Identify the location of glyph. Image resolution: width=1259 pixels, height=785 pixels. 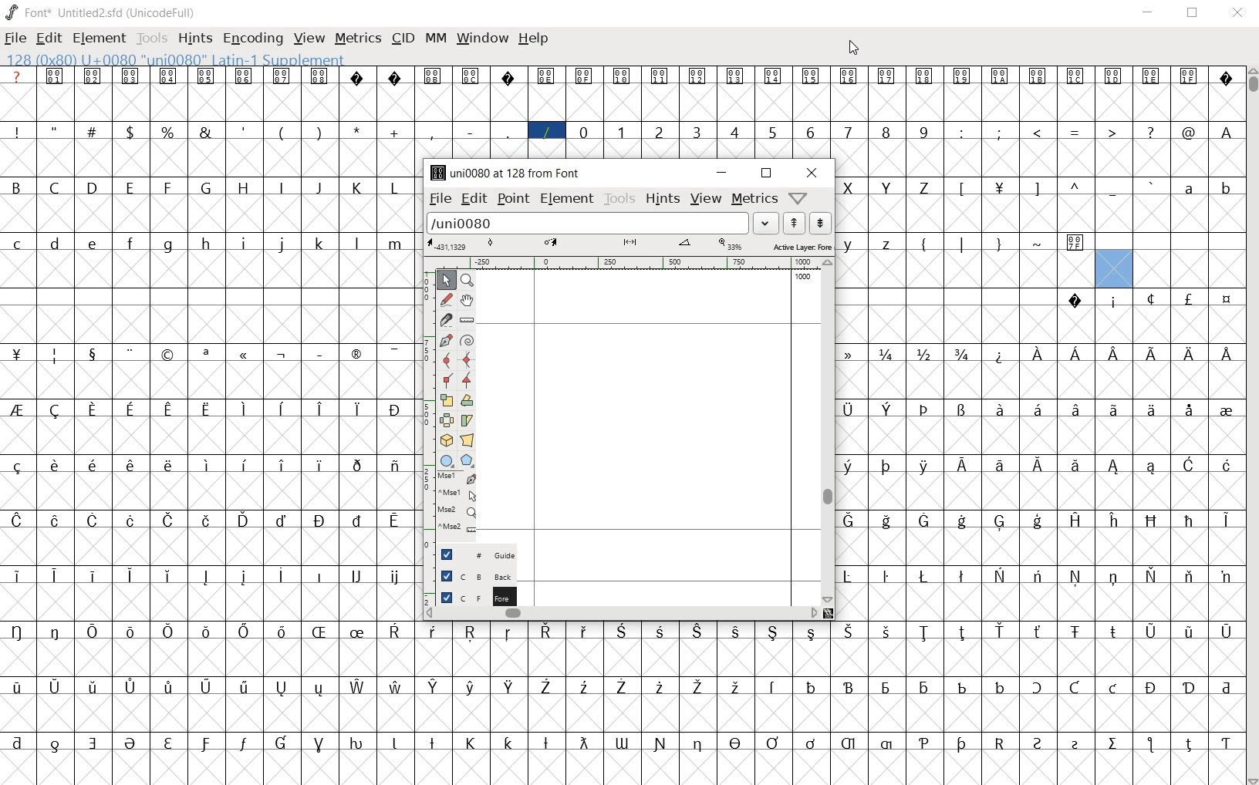
(1001, 76).